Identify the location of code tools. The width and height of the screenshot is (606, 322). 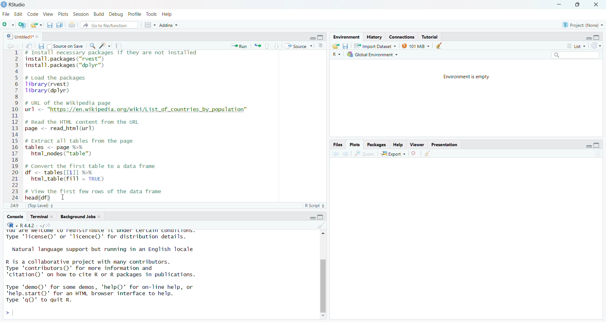
(105, 46).